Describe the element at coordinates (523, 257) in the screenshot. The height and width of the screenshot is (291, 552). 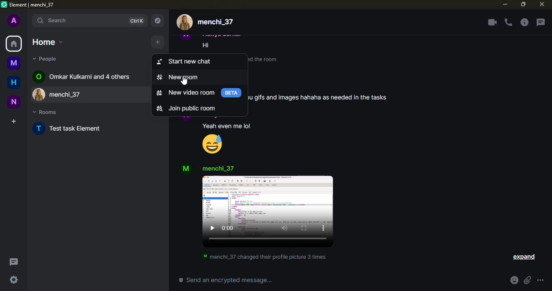
I see `expand` at that location.